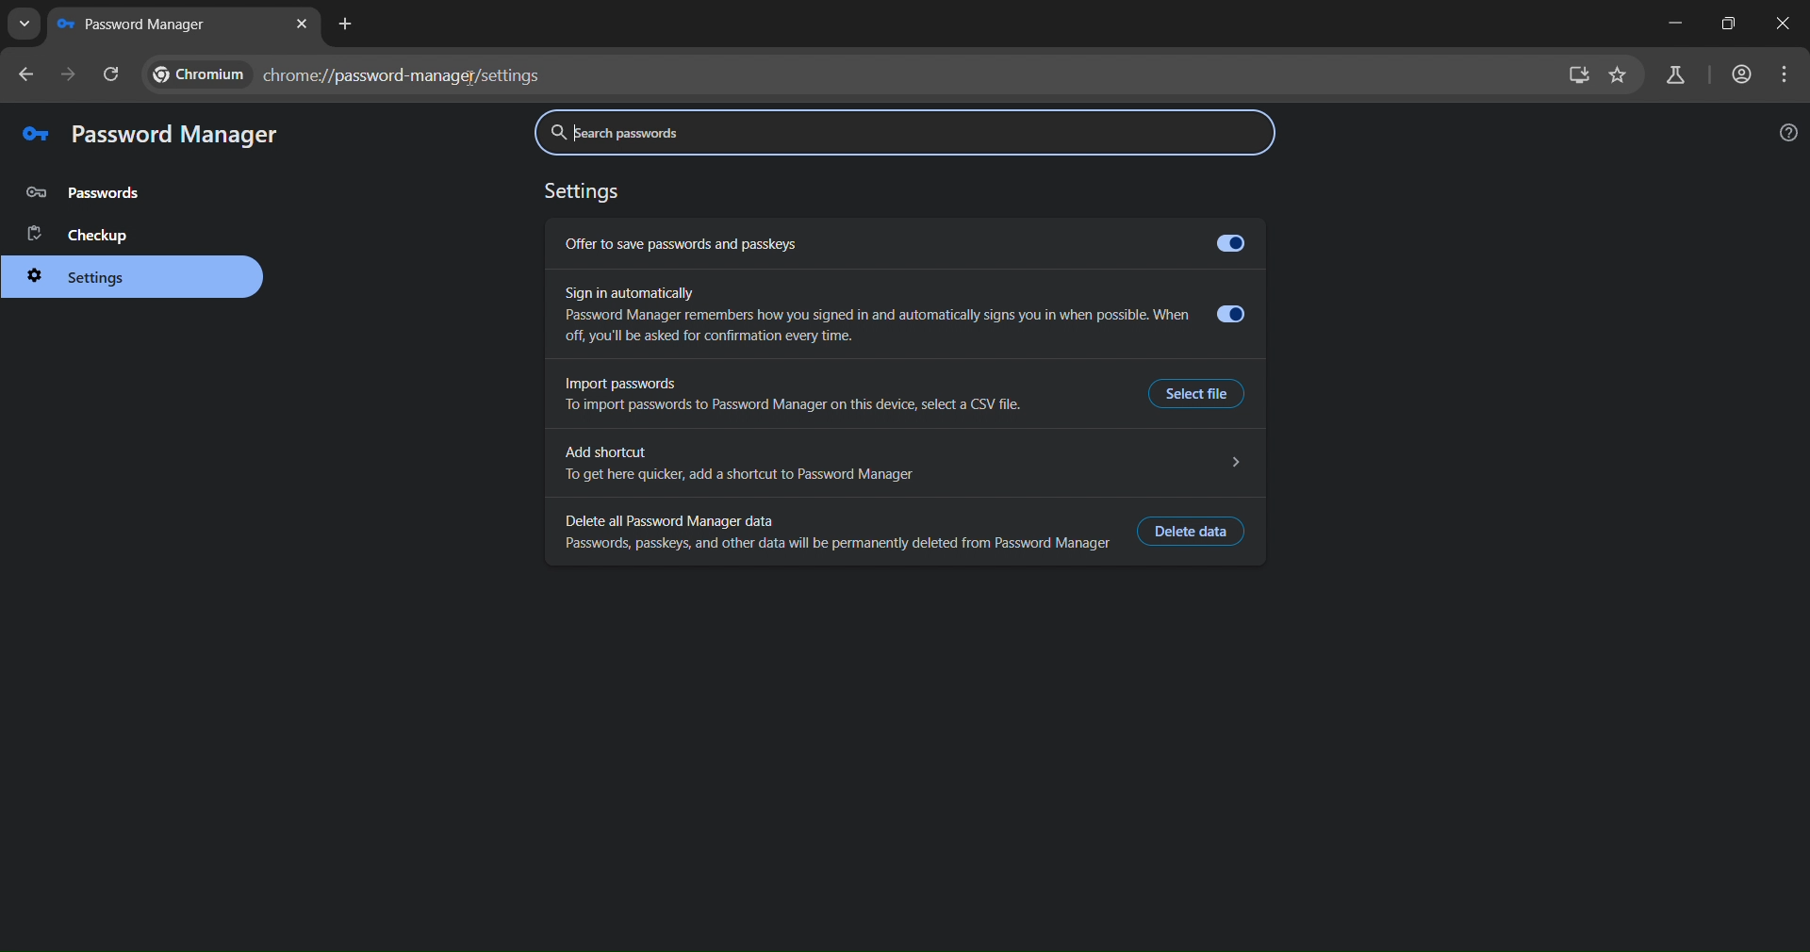  What do you see at coordinates (837, 531) in the screenshot?
I see `Delete all Password Manager data
Passwords, passkeys, and other data will be permanently deleted from Password Manager` at bounding box center [837, 531].